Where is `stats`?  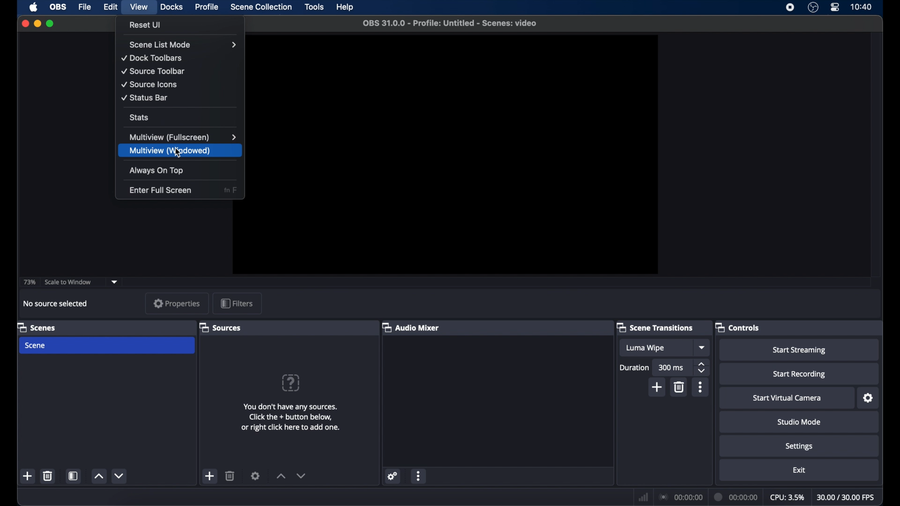 stats is located at coordinates (139, 117).